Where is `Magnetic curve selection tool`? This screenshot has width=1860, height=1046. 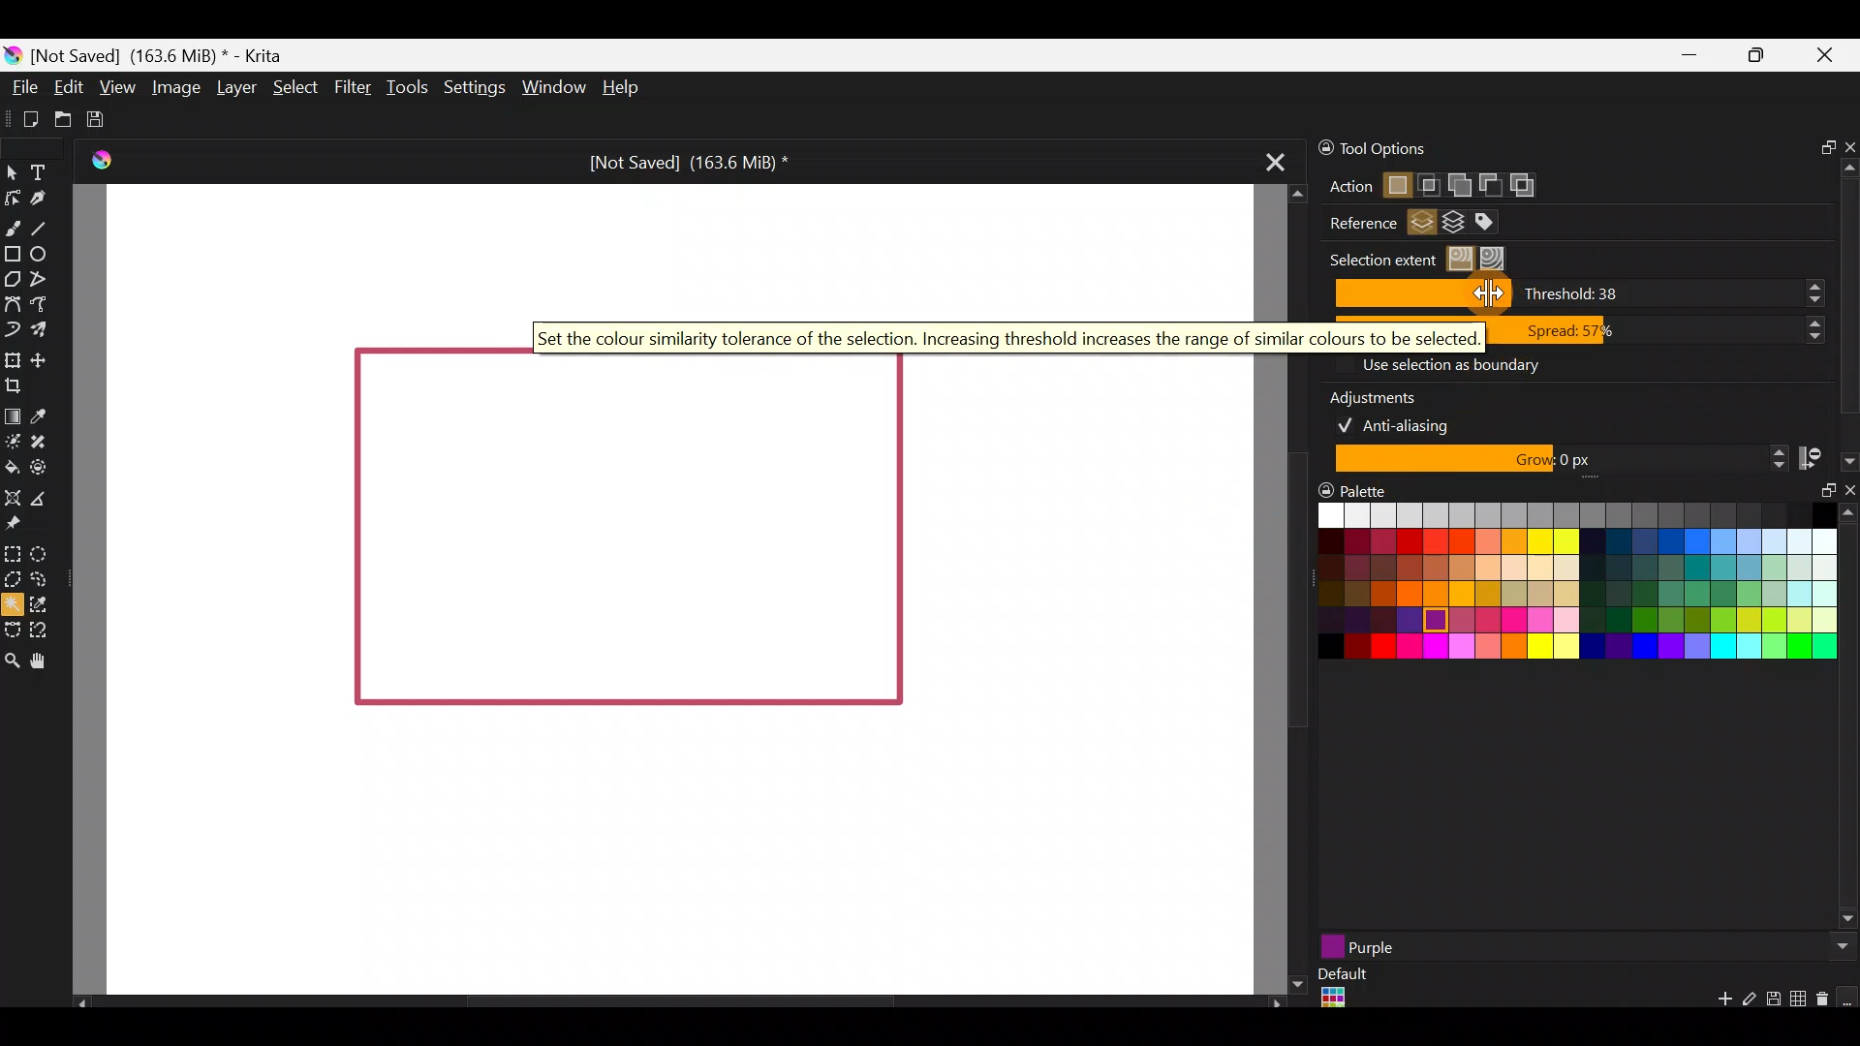 Magnetic curve selection tool is located at coordinates (43, 626).